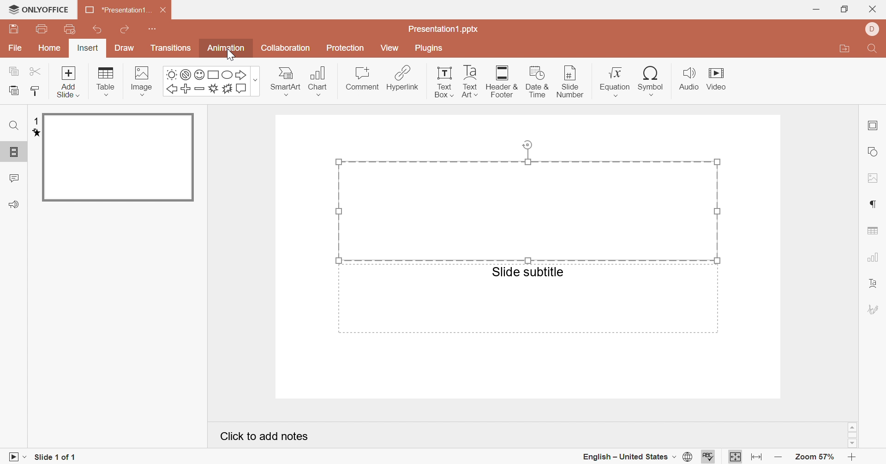 This screenshot has width=886, height=464. What do you see at coordinates (873, 230) in the screenshot?
I see `table settings` at bounding box center [873, 230].